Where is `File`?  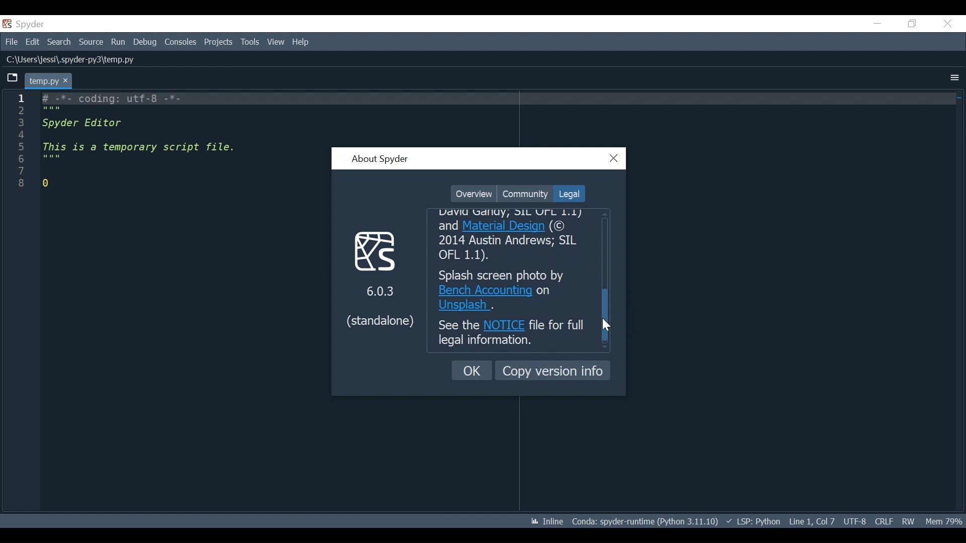
File is located at coordinates (10, 41).